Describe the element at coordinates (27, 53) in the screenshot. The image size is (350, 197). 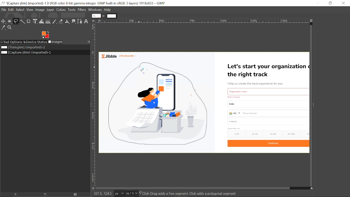
I see `Current image file` at that location.